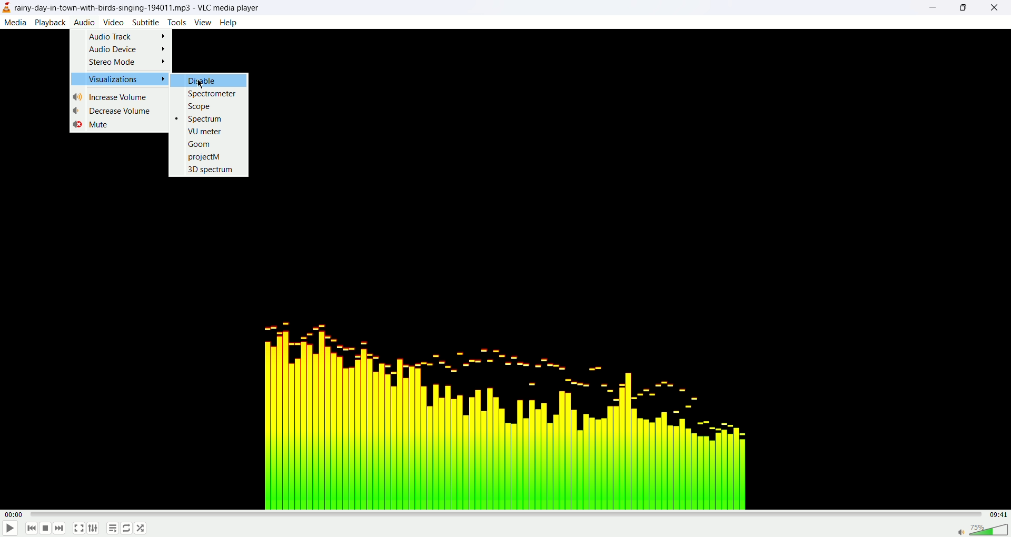  Describe the element at coordinates (46, 530) in the screenshot. I see `stop` at that location.